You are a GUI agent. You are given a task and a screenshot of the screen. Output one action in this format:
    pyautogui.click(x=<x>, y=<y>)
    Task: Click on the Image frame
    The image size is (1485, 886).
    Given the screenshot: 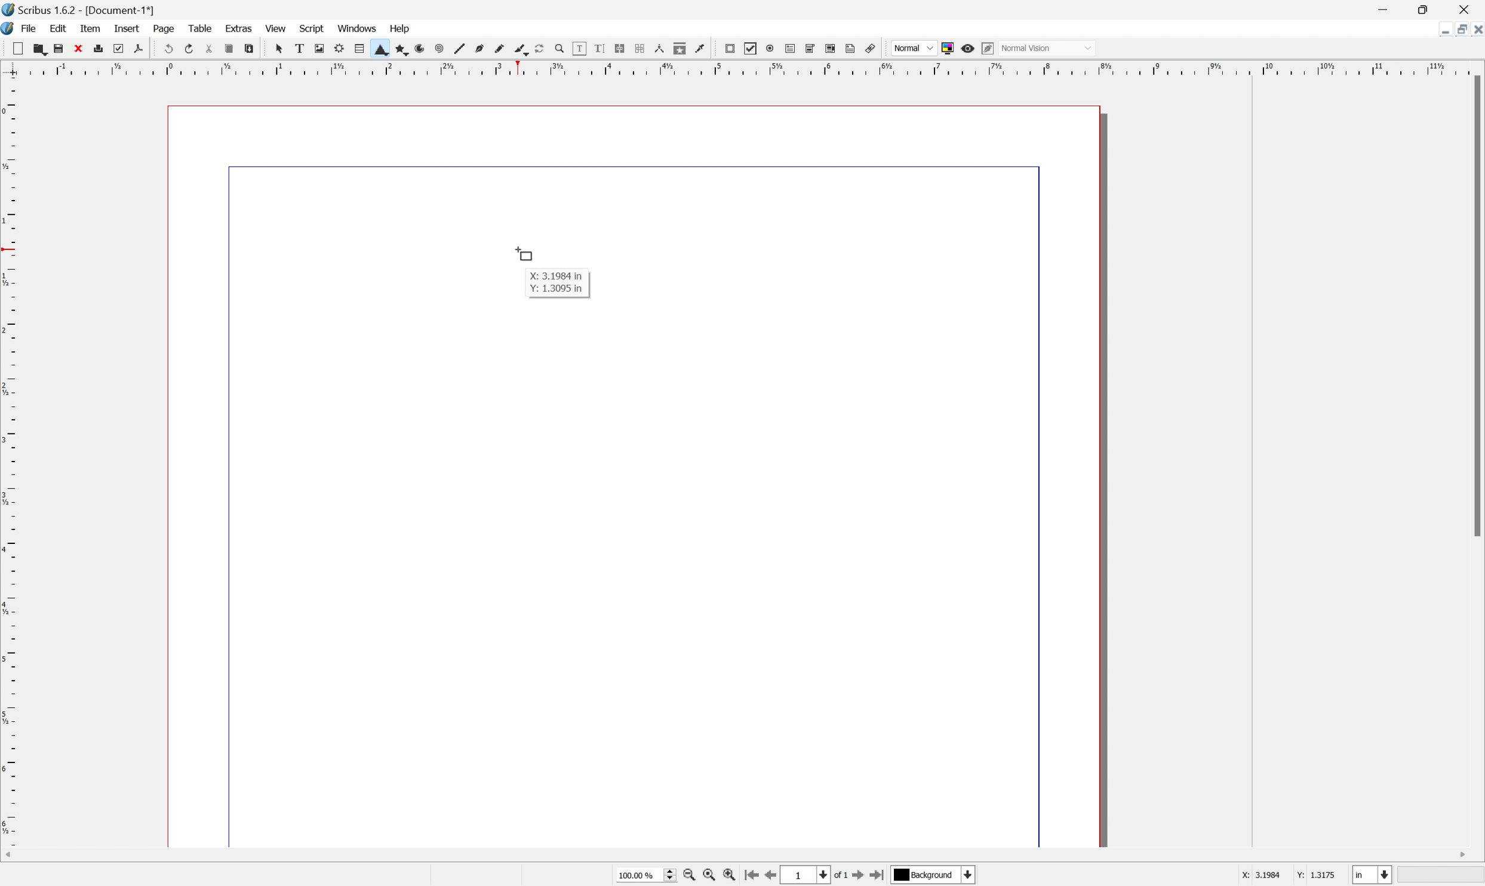 What is the action you would take?
    pyautogui.click(x=319, y=48)
    